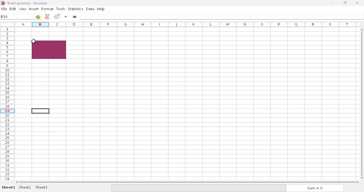  What do you see at coordinates (362, 104) in the screenshot?
I see `vertical scroll bar` at bounding box center [362, 104].